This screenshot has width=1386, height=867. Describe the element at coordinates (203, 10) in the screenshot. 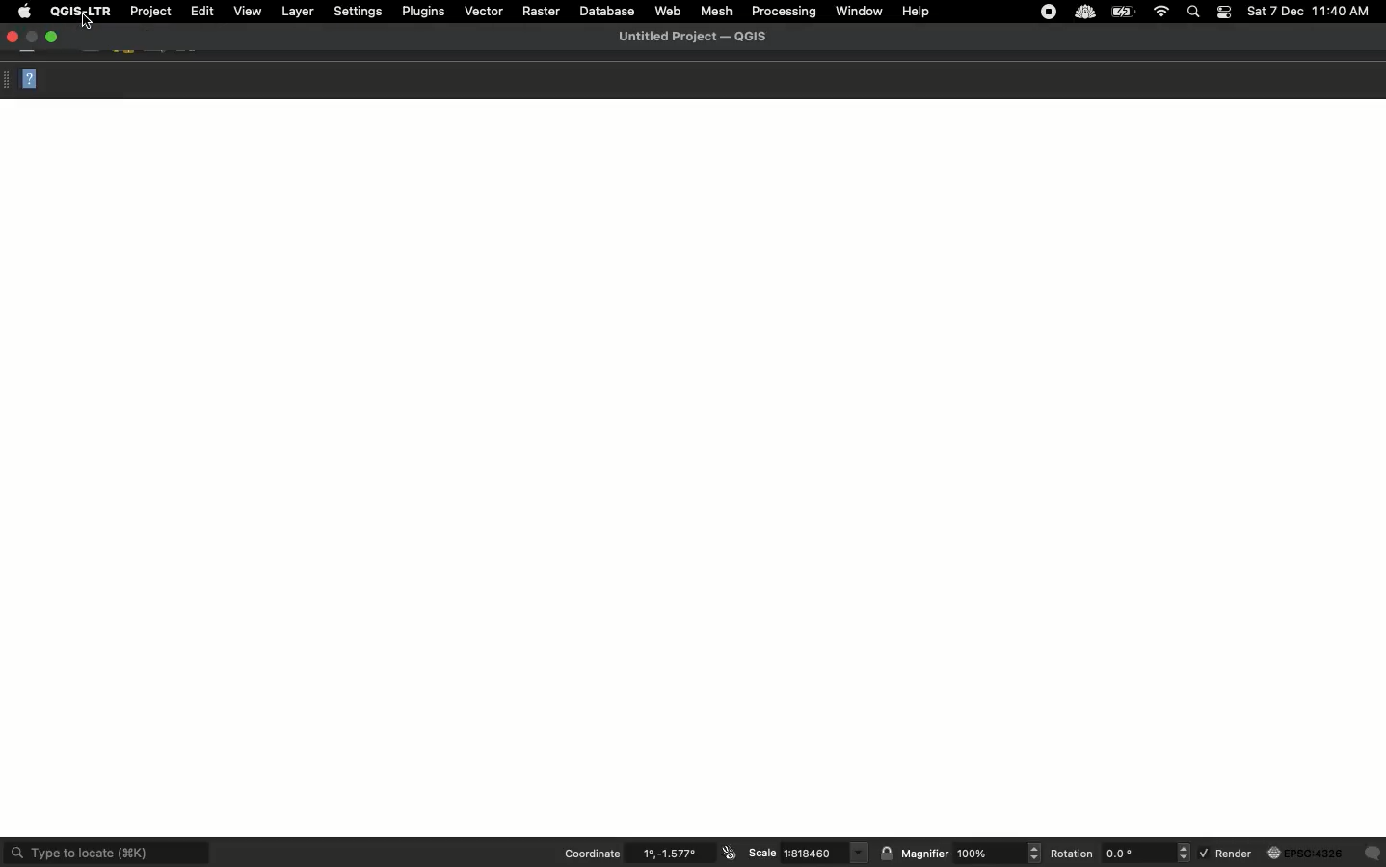

I see `Edit` at that location.